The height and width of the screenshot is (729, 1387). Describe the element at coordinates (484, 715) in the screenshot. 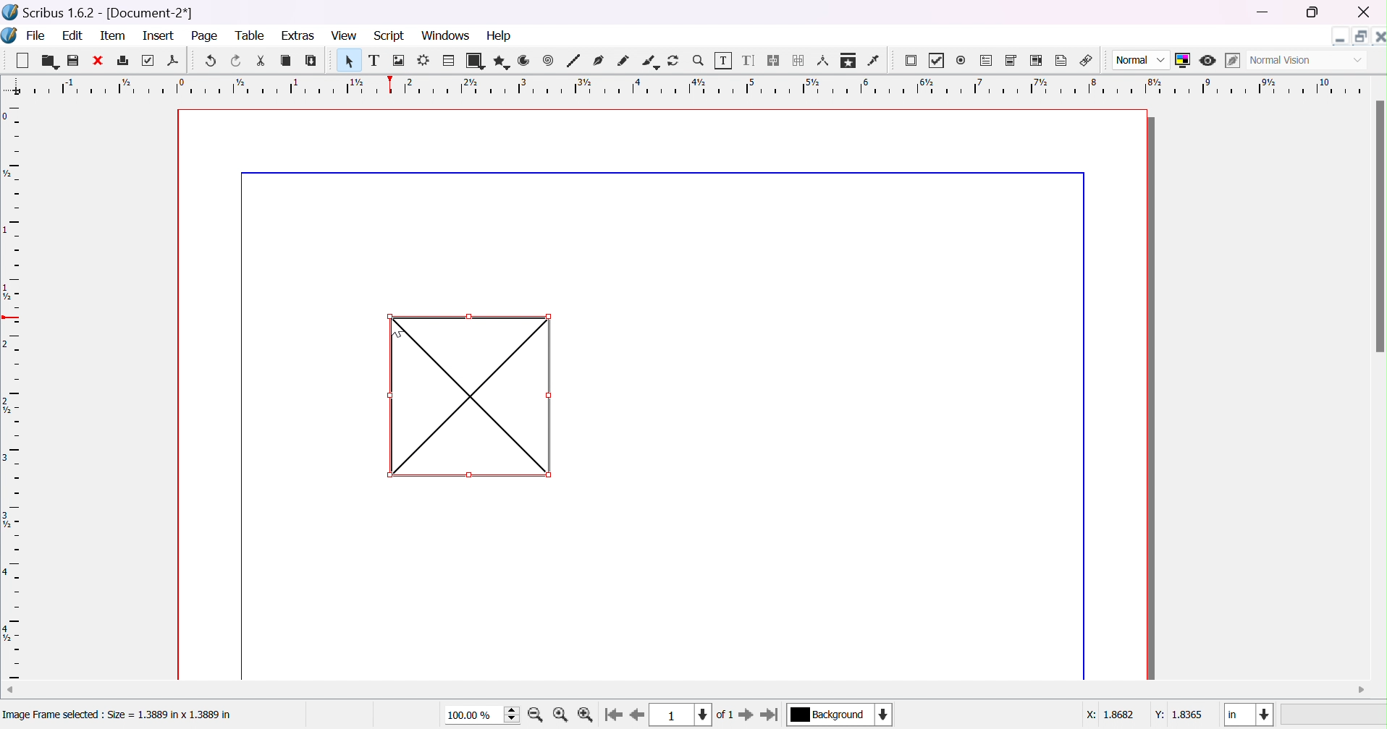

I see `100.00%` at that location.